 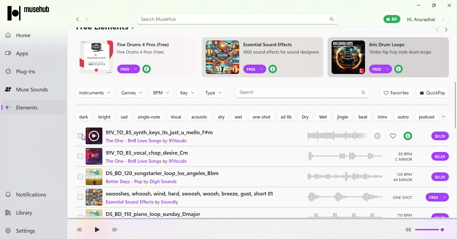 I want to click on Bright, so click(x=102, y=116).